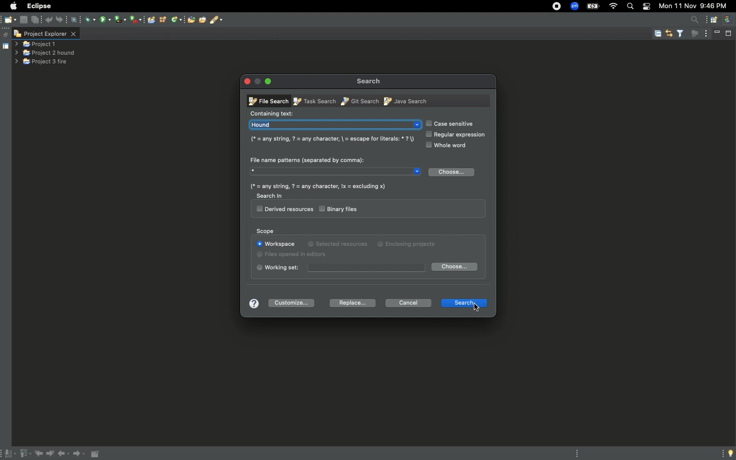 The height and width of the screenshot is (460, 736). Describe the element at coordinates (312, 101) in the screenshot. I see `Task search` at that location.